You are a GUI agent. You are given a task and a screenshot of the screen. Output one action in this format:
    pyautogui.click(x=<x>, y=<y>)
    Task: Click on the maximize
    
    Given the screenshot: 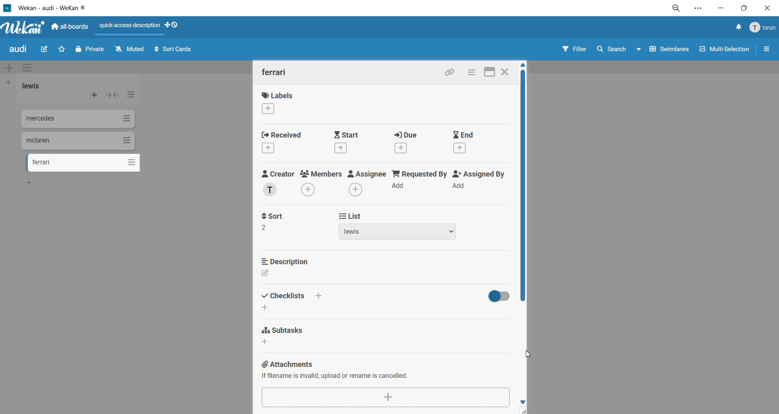 What is the action you would take?
    pyautogui.click(x=742, y=9)
    